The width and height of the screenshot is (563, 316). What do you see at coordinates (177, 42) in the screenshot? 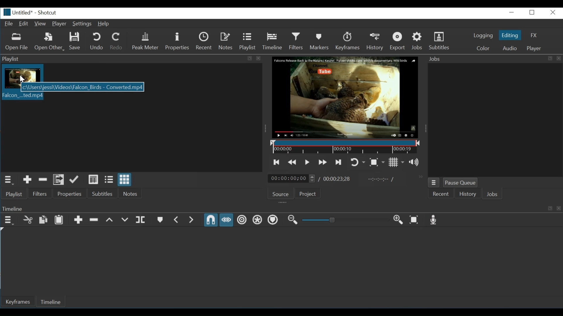
I see `Properties` at bounding box center [177, 42].